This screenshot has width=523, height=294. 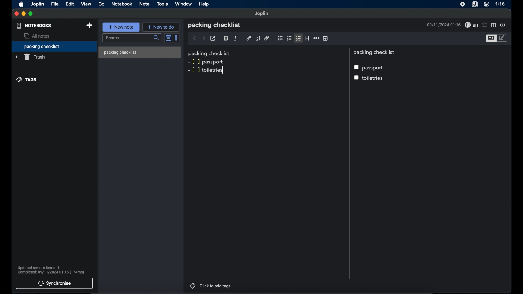 I want to click on forward, so click(x=203, y=38).